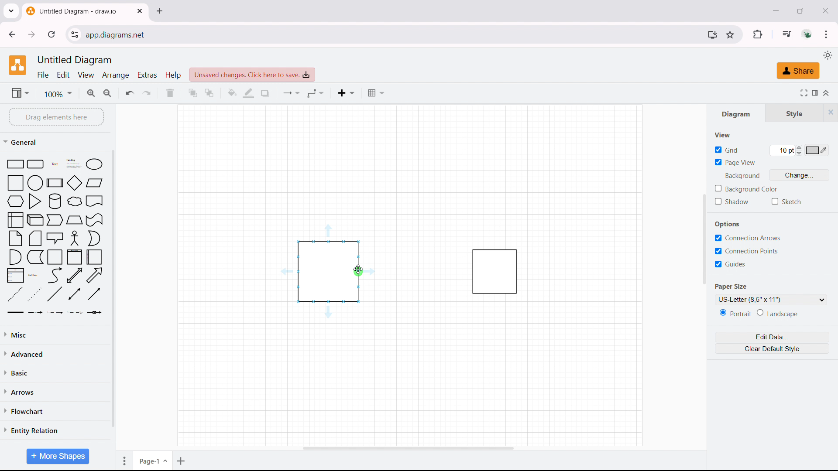 This screenshot has height=471, width=838. Describe the element at coordinates (786, 150) in the screenshot. I see `grid size` at that location.